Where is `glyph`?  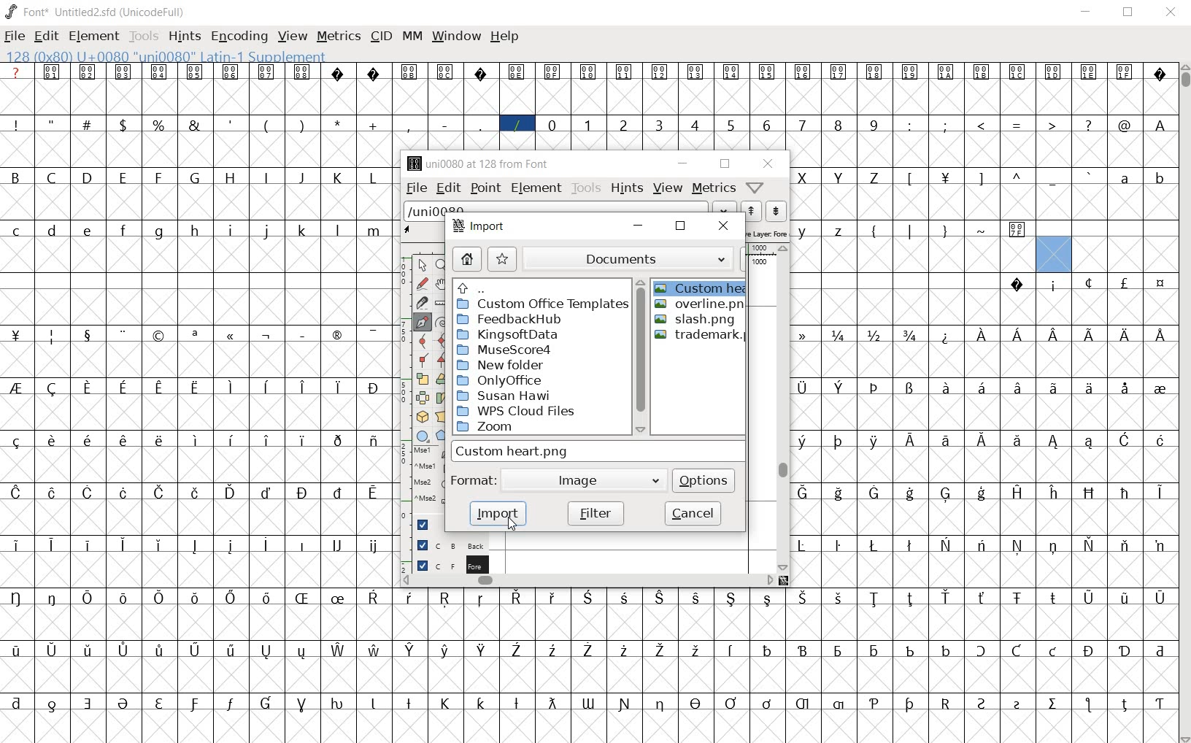
glyph is located at coordinates (266, 440).